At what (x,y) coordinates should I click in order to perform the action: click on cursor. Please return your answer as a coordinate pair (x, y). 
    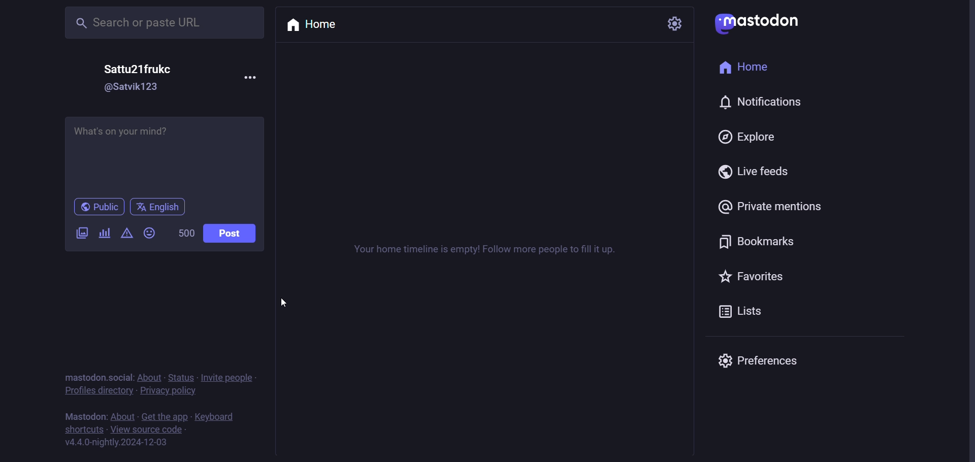
    Looking at the image, I should click on (288, 303).